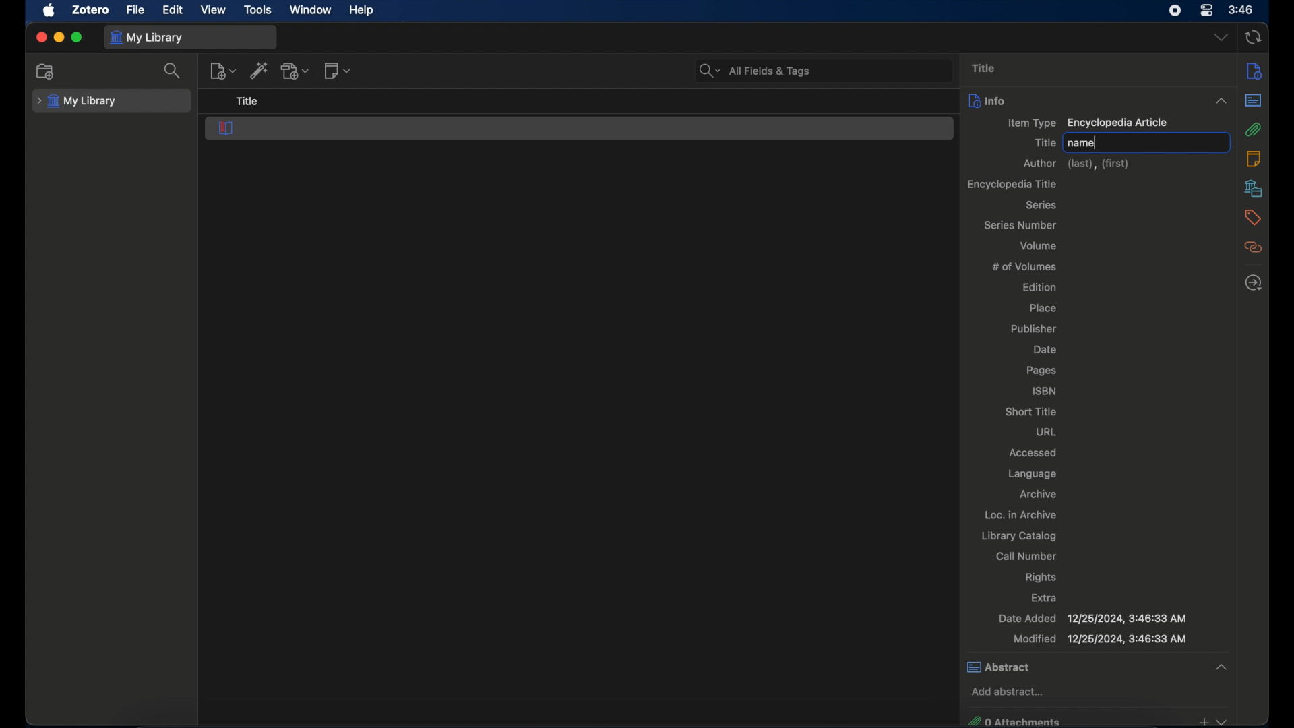 The height and width of the screenshot is (728, 1294). I want to click on info, so click(1253, 70).